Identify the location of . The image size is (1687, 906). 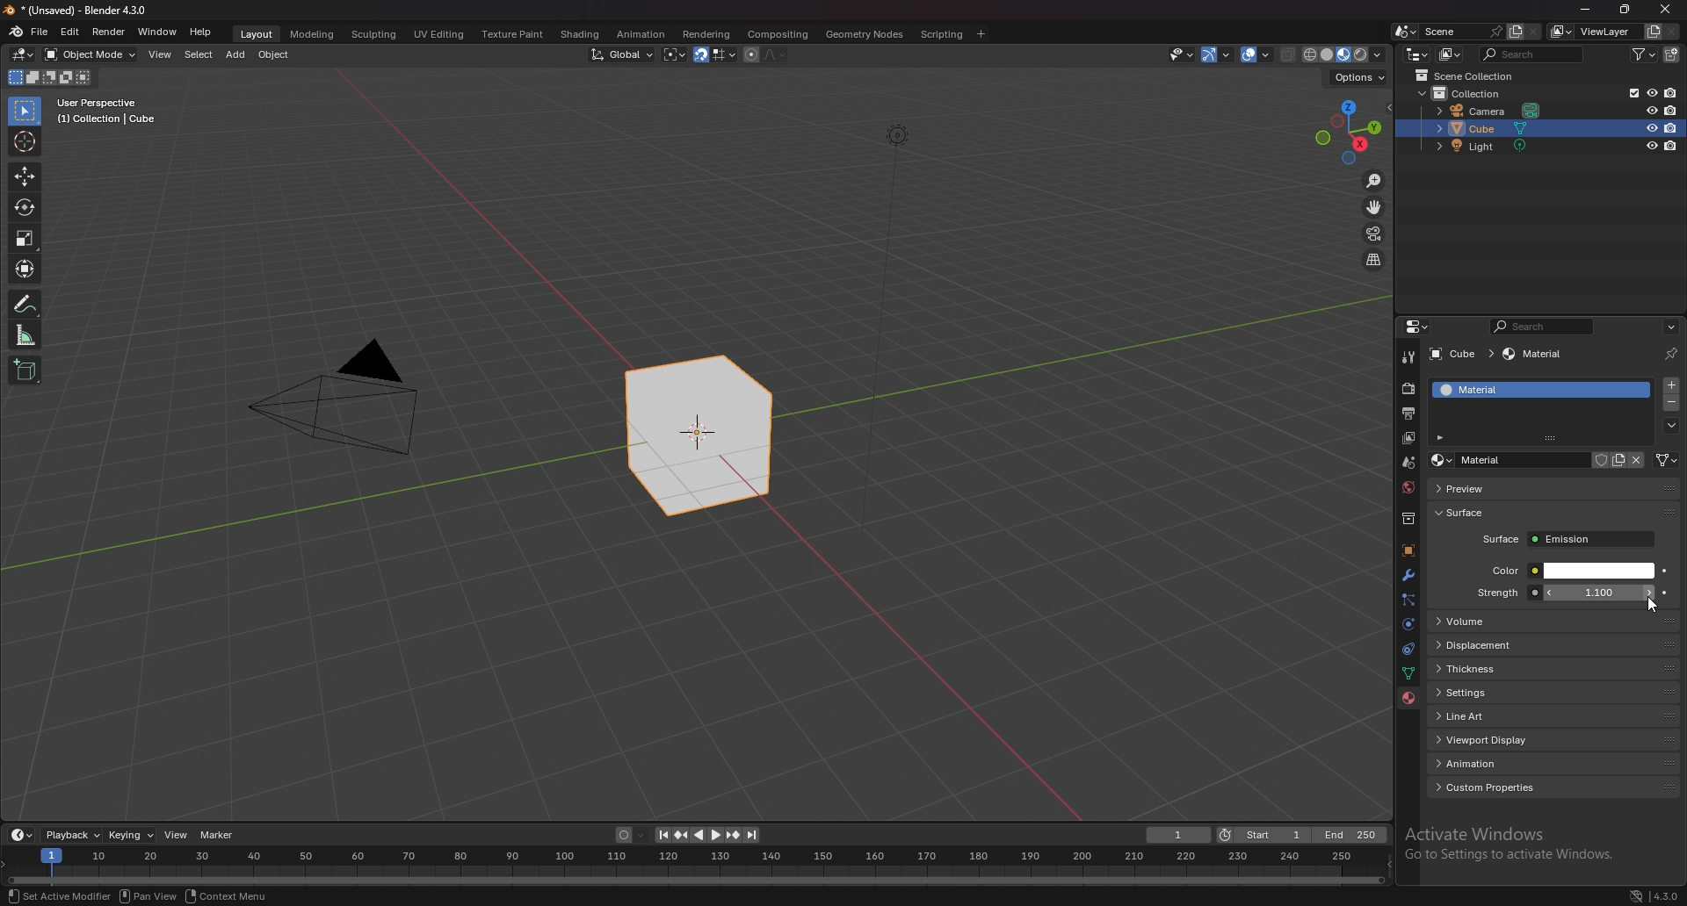
(1665, 894).